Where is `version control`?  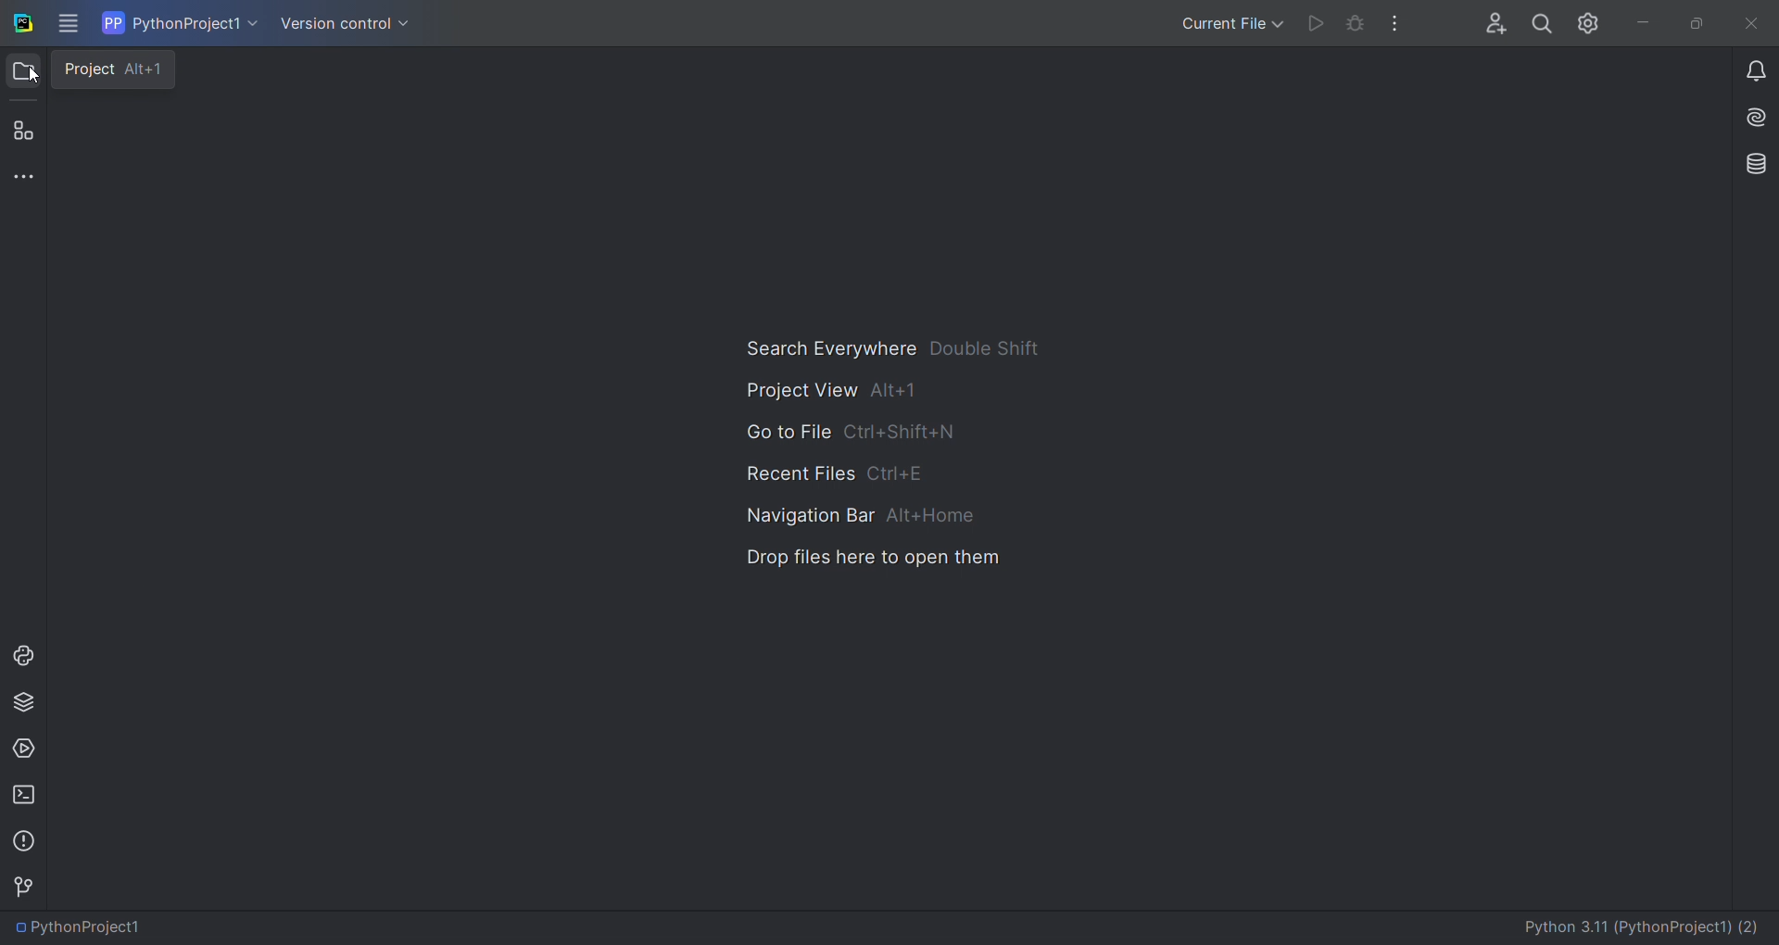 version control is located at coordinates (26, 883).